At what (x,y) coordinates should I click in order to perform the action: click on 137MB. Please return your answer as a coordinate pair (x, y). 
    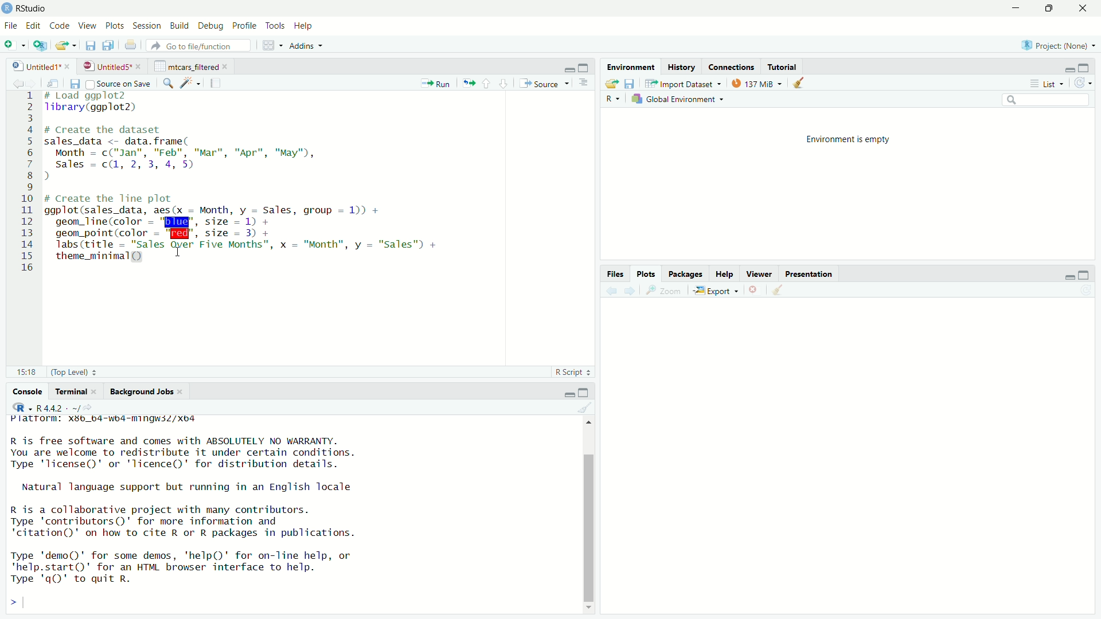
    Looking at the image, I should click on (755, 83).